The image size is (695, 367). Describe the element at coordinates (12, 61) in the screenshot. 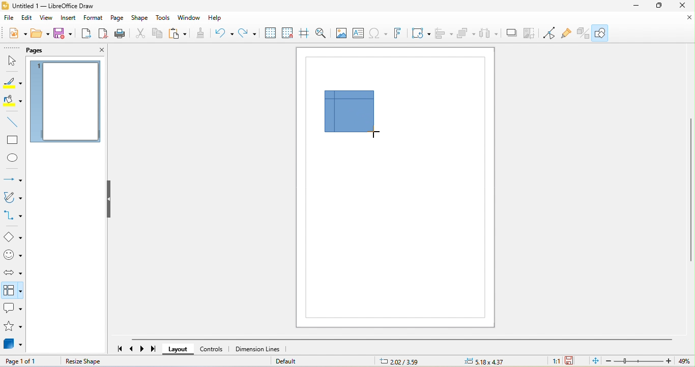

I see `select` at that location.